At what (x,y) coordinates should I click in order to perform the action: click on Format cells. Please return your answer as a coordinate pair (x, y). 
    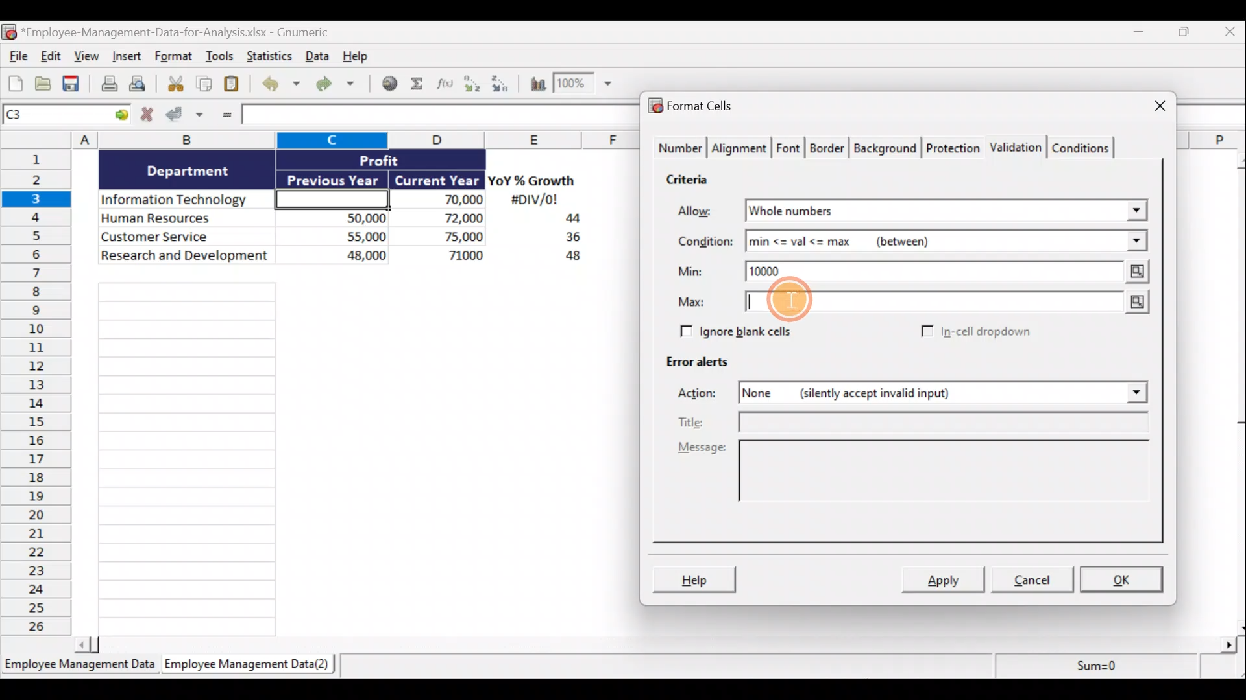
    Looking at the image, I should click on (694, 108).